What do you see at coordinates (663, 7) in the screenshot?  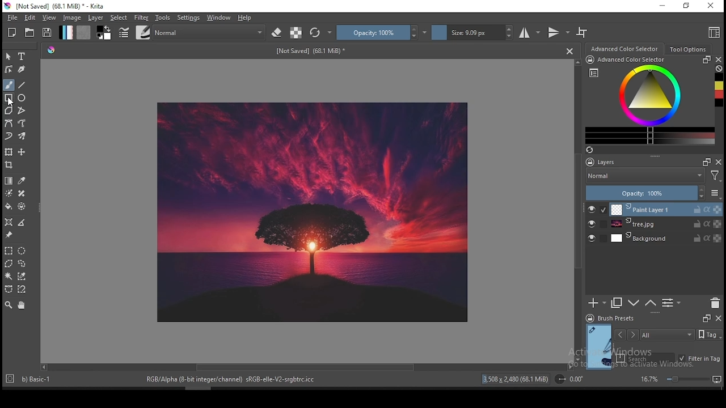 I see `minimize` at bounding box center [663, 7].